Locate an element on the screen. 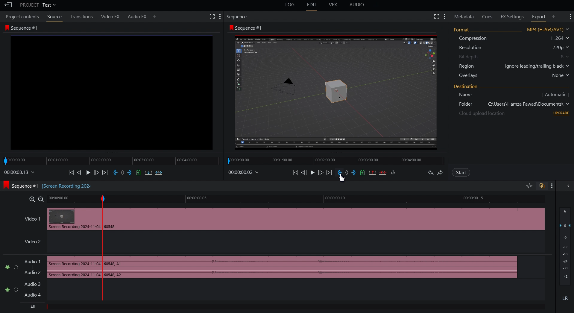  Audio is located at coordinates (358, 6).